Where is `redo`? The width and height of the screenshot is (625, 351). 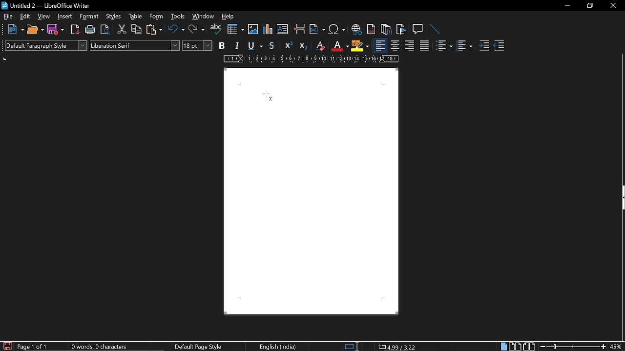 redo is located at coordinates (196, 30).